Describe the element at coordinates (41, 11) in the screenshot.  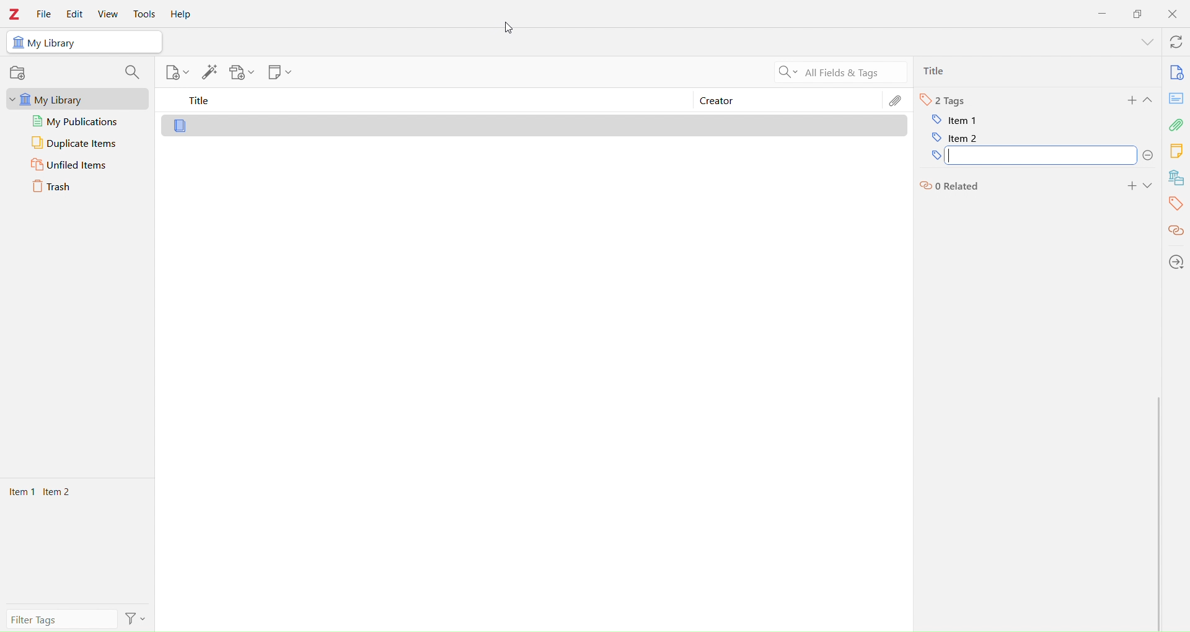
I see `File` at that location.